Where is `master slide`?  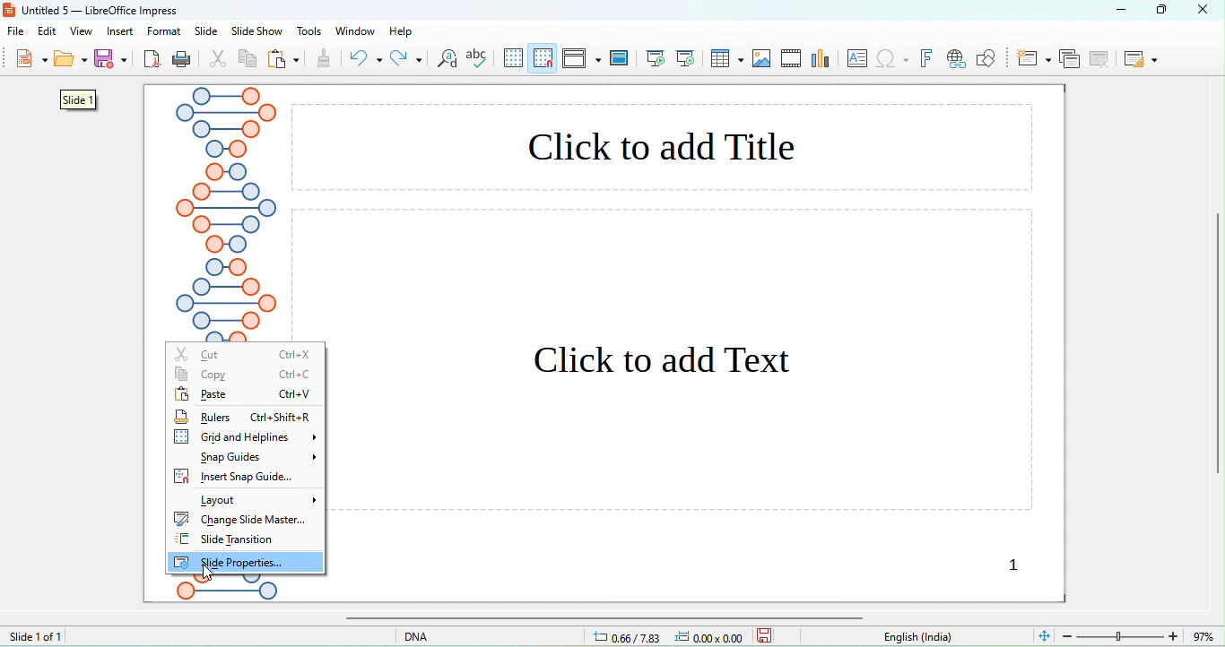 master slide is located at coordinates (621, 56).